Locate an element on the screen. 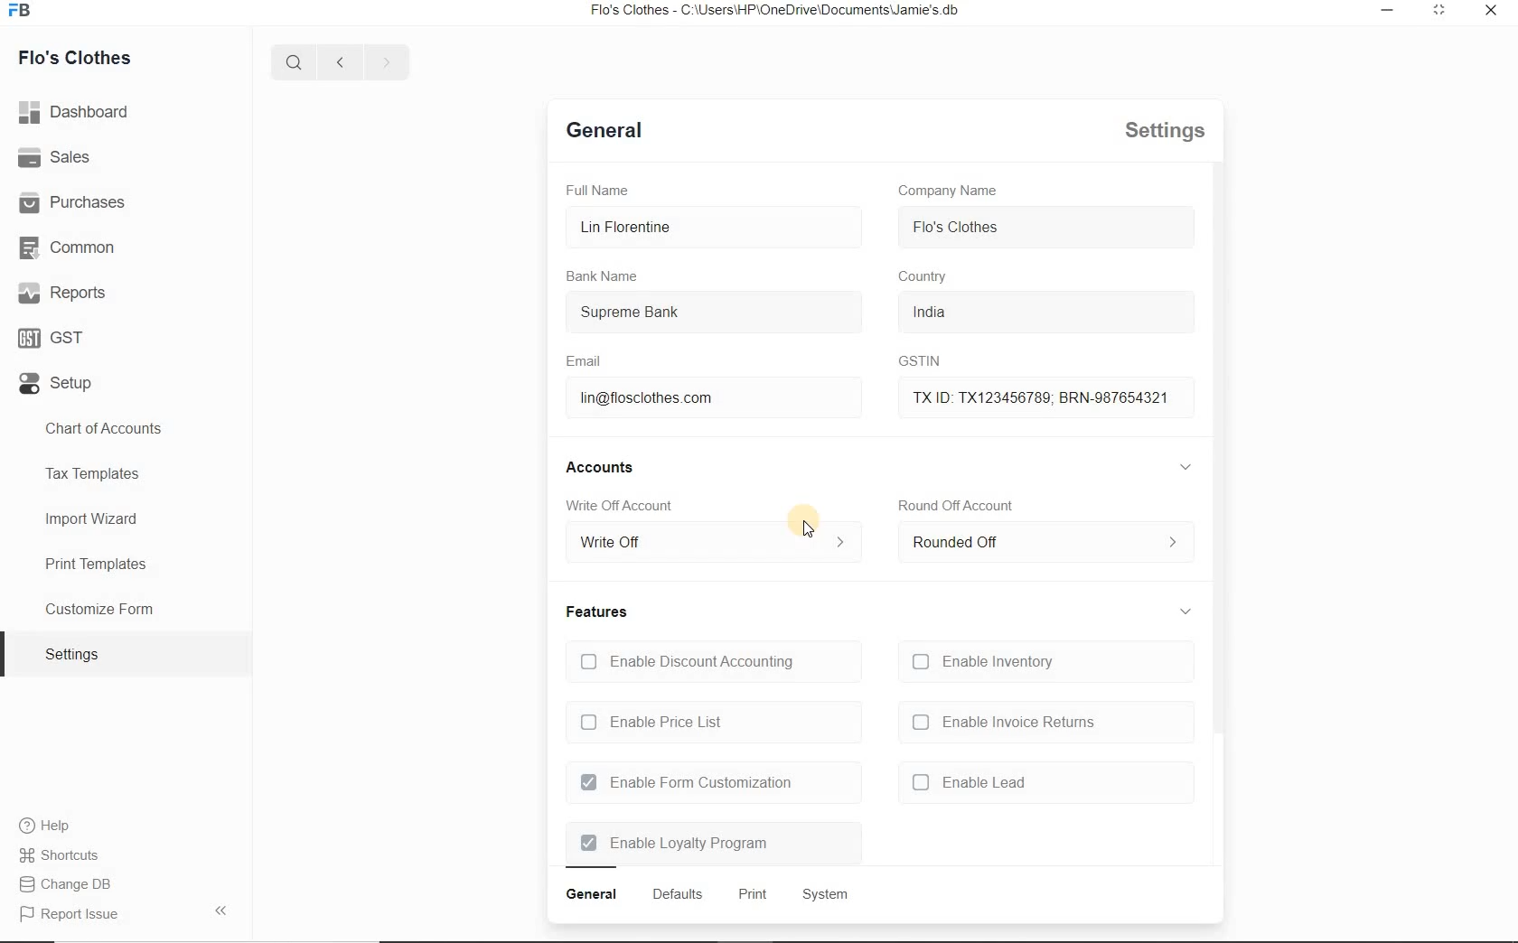 This screenshot has height=943, width=1518. Sales is located at coordinates (58, 159).